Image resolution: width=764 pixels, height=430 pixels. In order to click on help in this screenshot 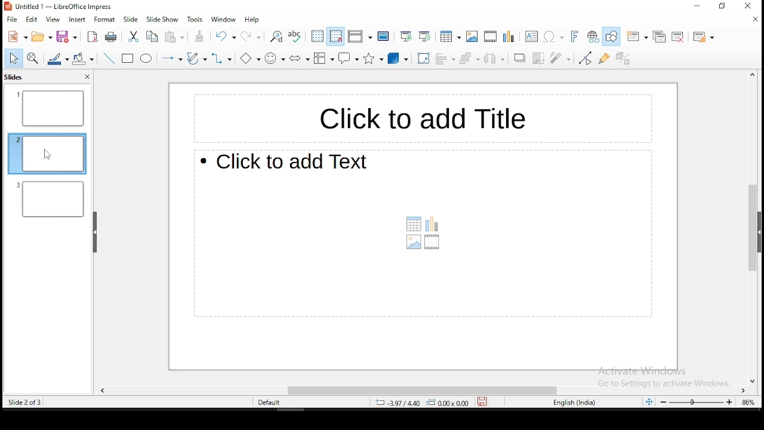, I will do `click(251, 20)`.